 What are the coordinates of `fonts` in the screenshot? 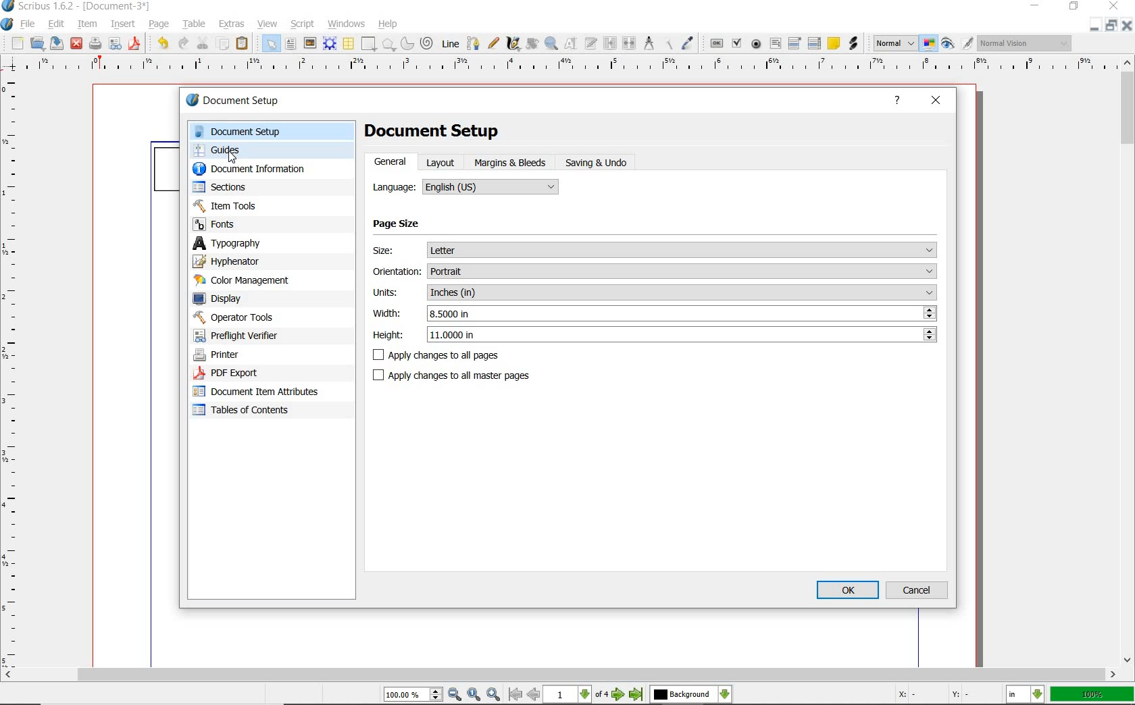 It's located at (272, 224).